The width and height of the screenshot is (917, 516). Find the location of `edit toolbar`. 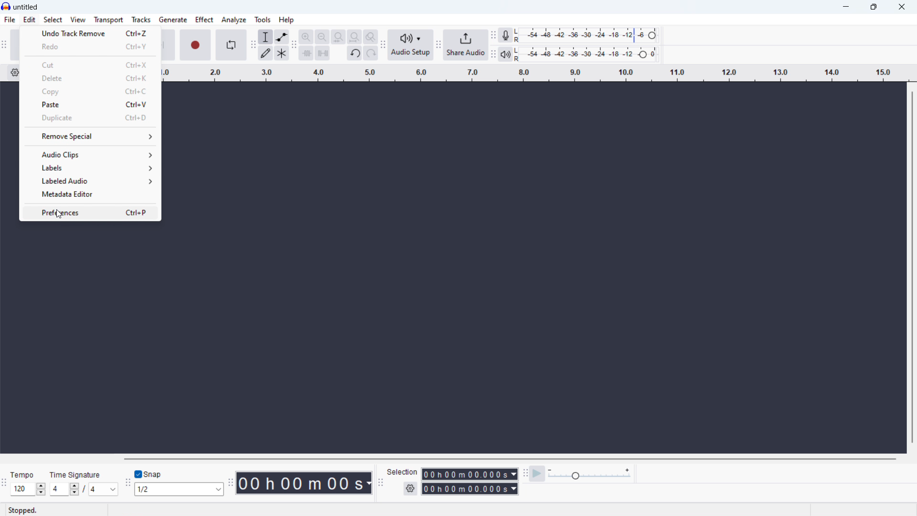

edit toolbar is located at coordinates (294, 46).